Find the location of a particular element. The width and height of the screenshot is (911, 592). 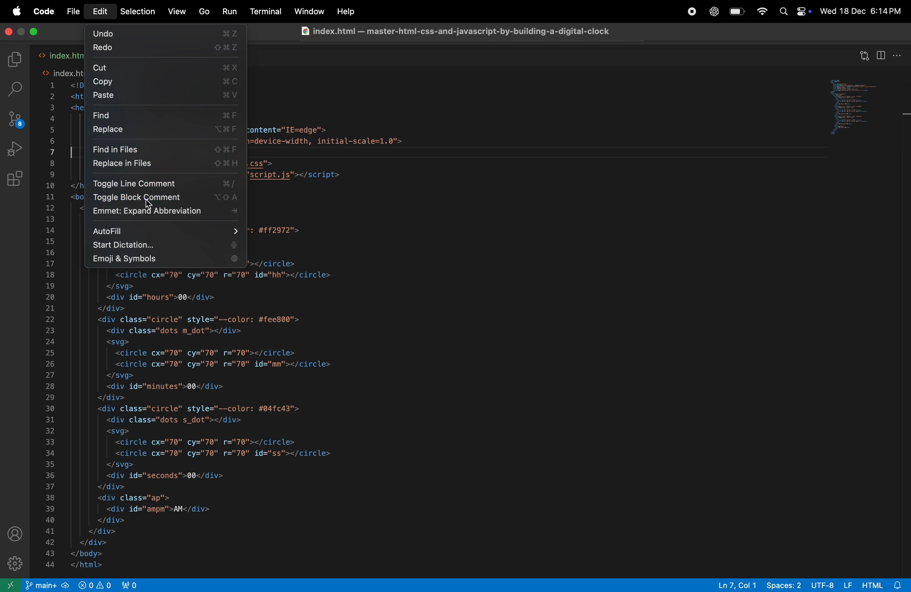

copy is located at coordinates (166, 81).